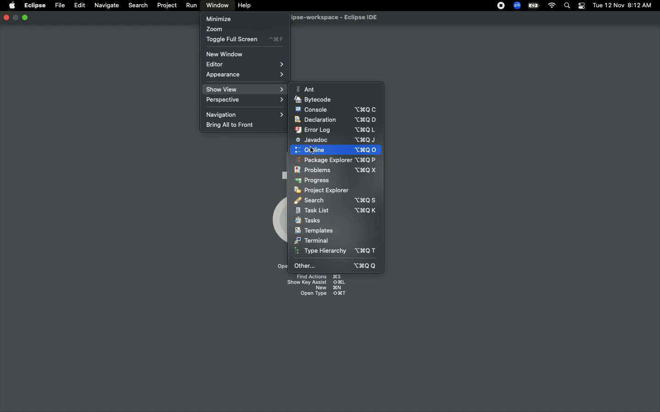  I want to click on Notification, so click(581, 6).